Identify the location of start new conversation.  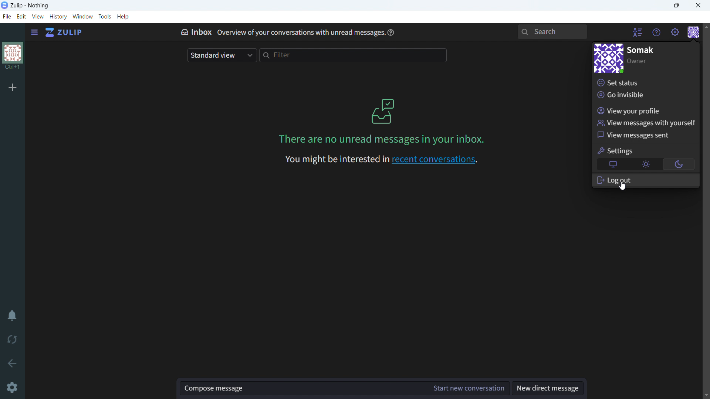
(470, 388).